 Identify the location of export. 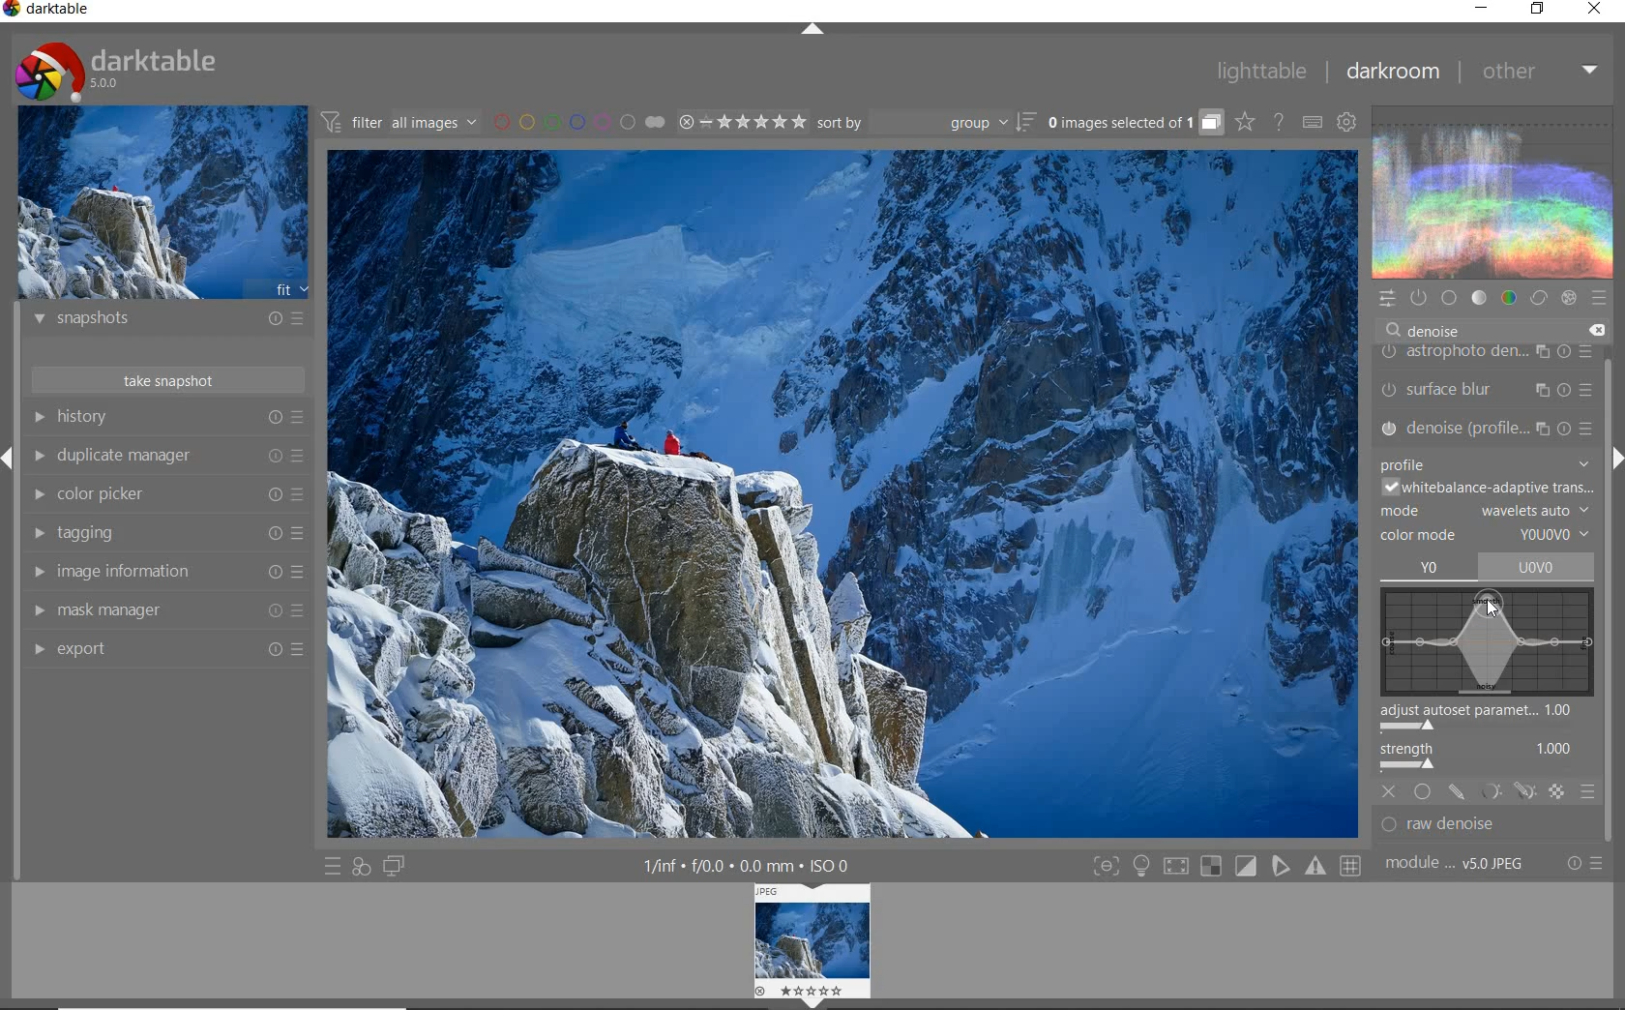
(164, 648).